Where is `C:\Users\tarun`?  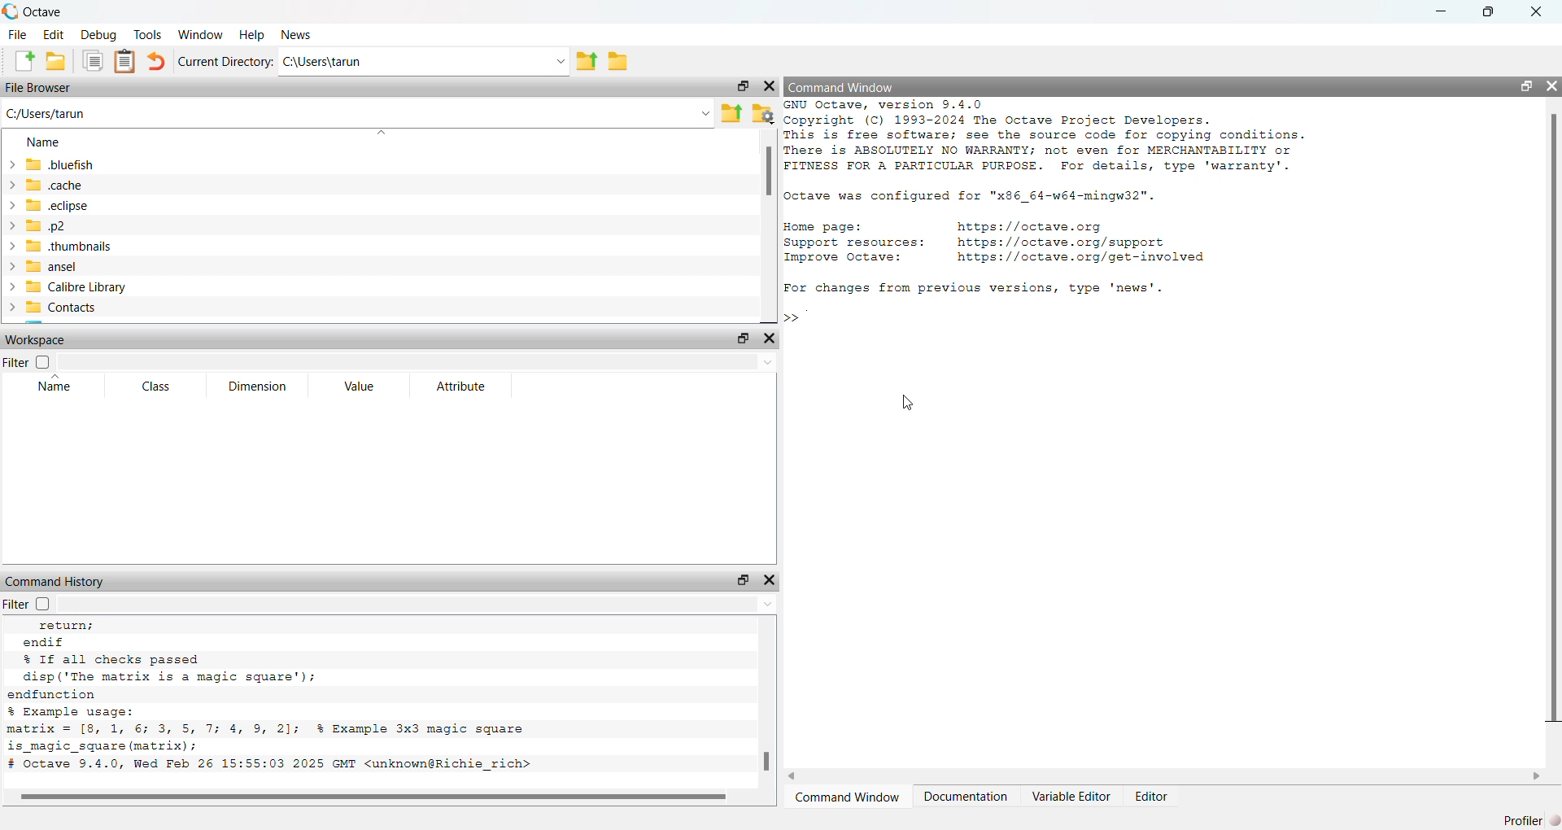 C:\Users\tarun is located at coordinates (321, 62).